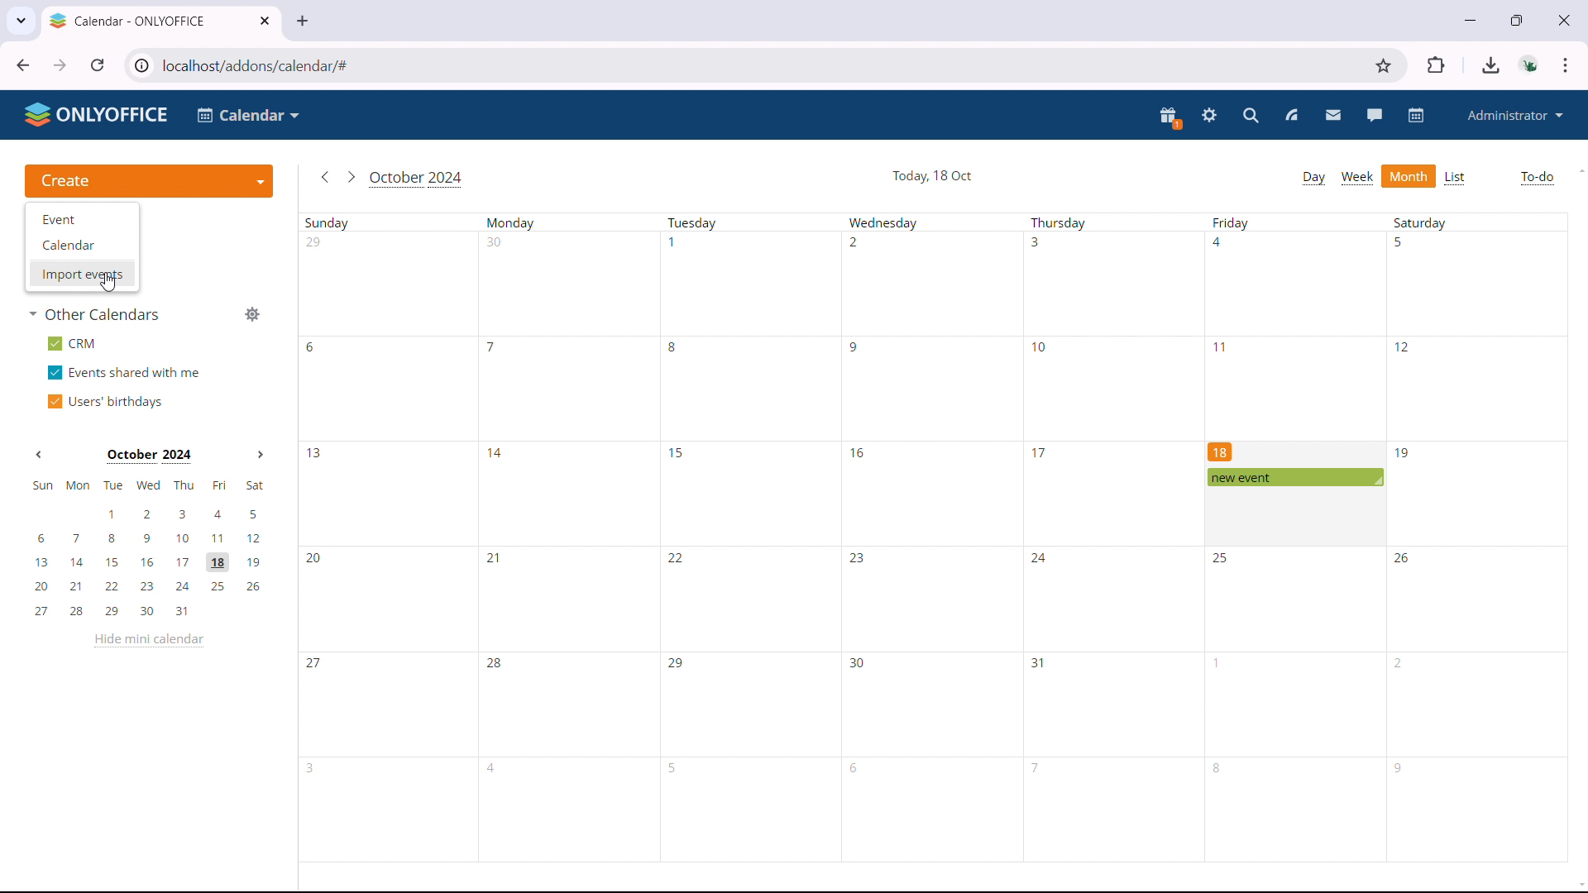 This screenshot has width=1588, height=893. What do you see at coordinates (1517, 18) in the screenshot?
I see `maximize` at bounding box center [1517, 18].